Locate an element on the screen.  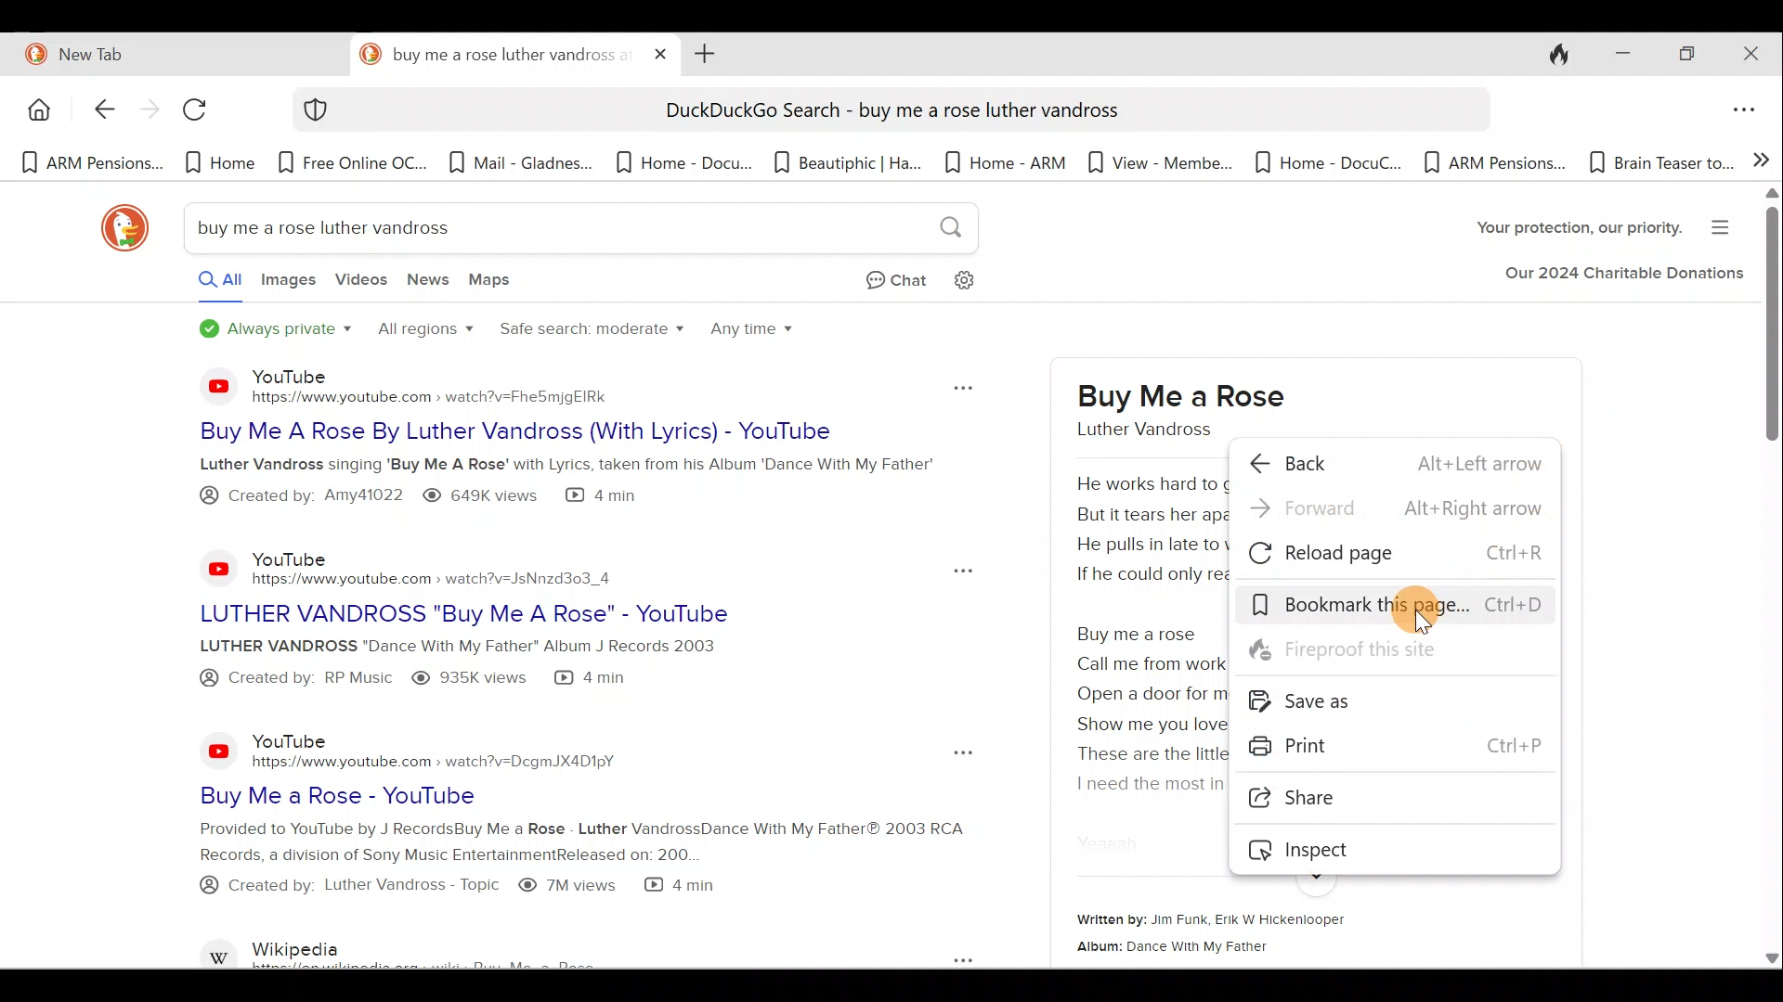
Add new tab is located at coordinates (701, 52).